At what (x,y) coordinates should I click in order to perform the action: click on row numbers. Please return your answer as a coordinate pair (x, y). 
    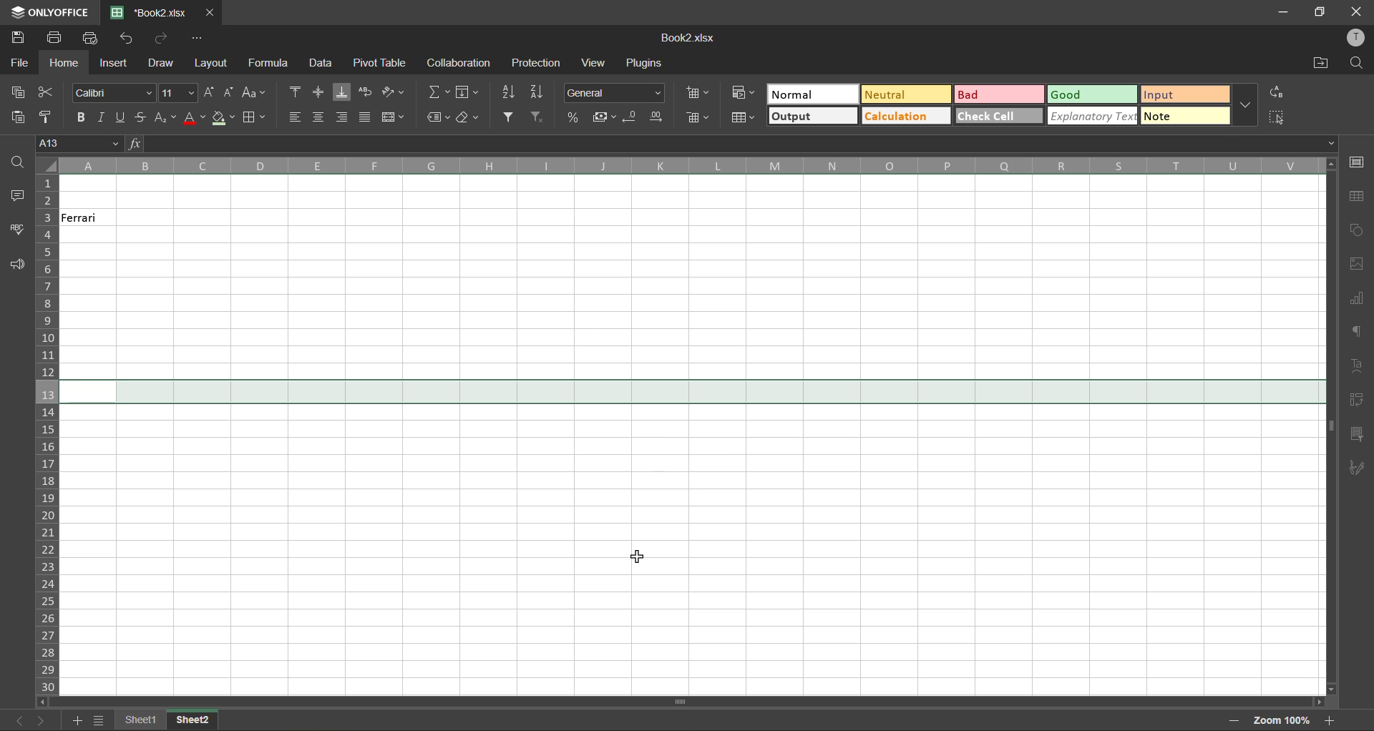
    Looking at the image, I should click on (48, 434).